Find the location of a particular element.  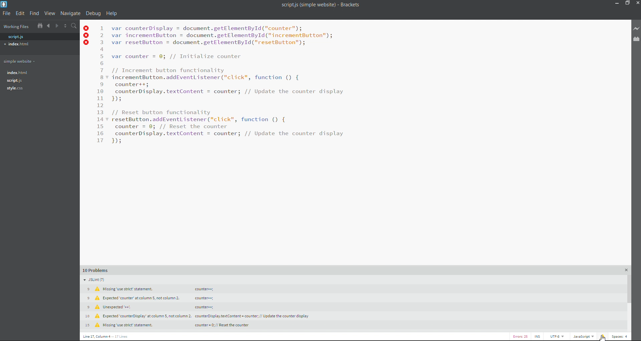

view is located at coordinates (51, 13).